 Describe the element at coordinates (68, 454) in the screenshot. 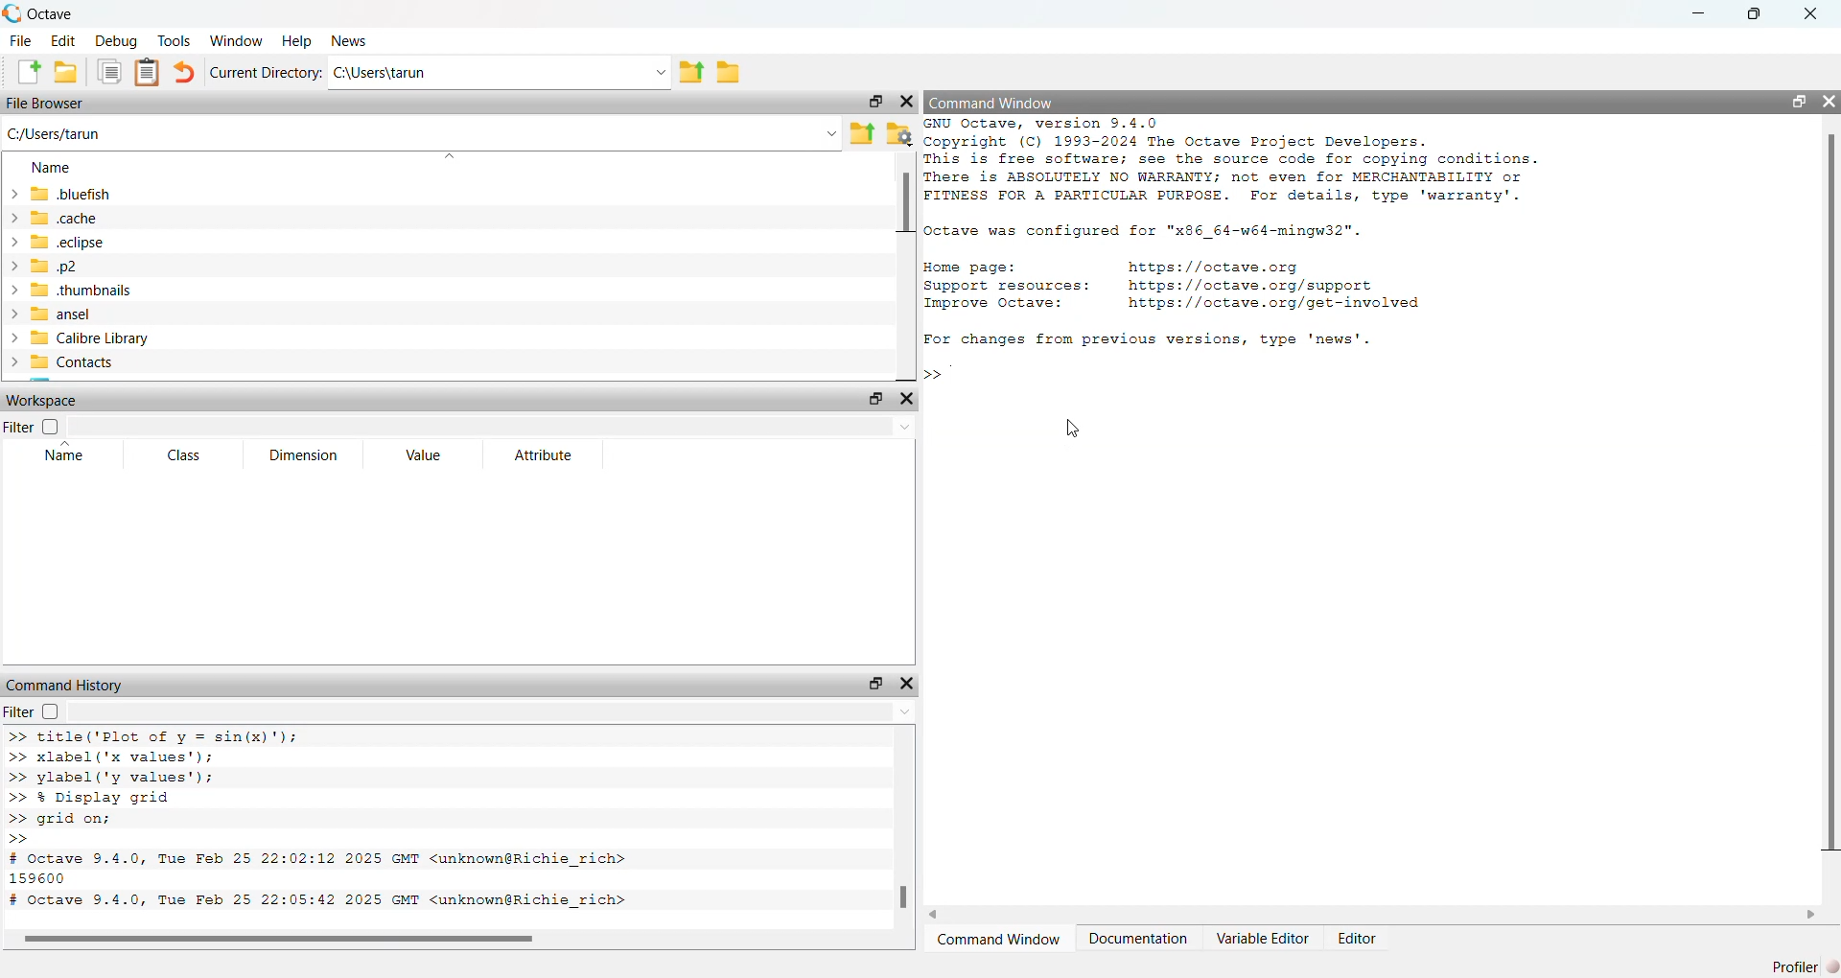

I see `Name` at that location.